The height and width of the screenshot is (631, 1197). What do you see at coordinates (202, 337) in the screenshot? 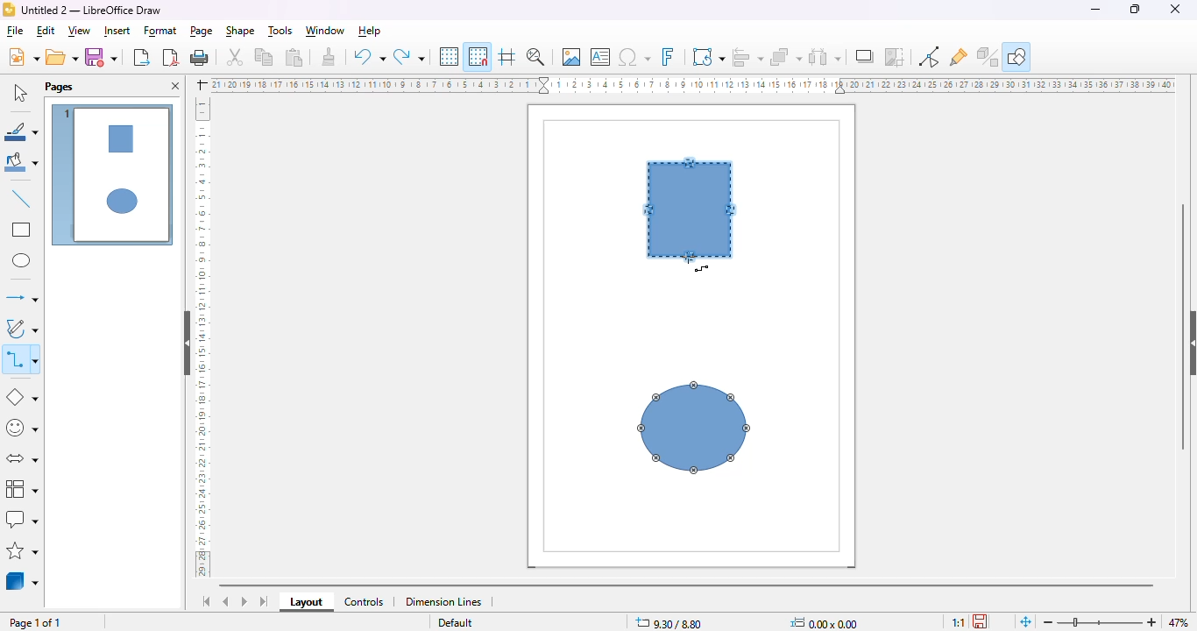
I see `ruler` at bounding box center [202, 337].